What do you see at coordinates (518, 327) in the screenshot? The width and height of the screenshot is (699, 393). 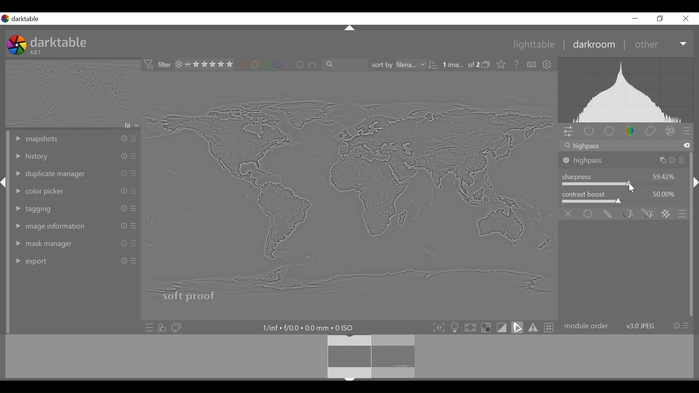 I see `toggle softproofing` at bounding box center [518, 327].